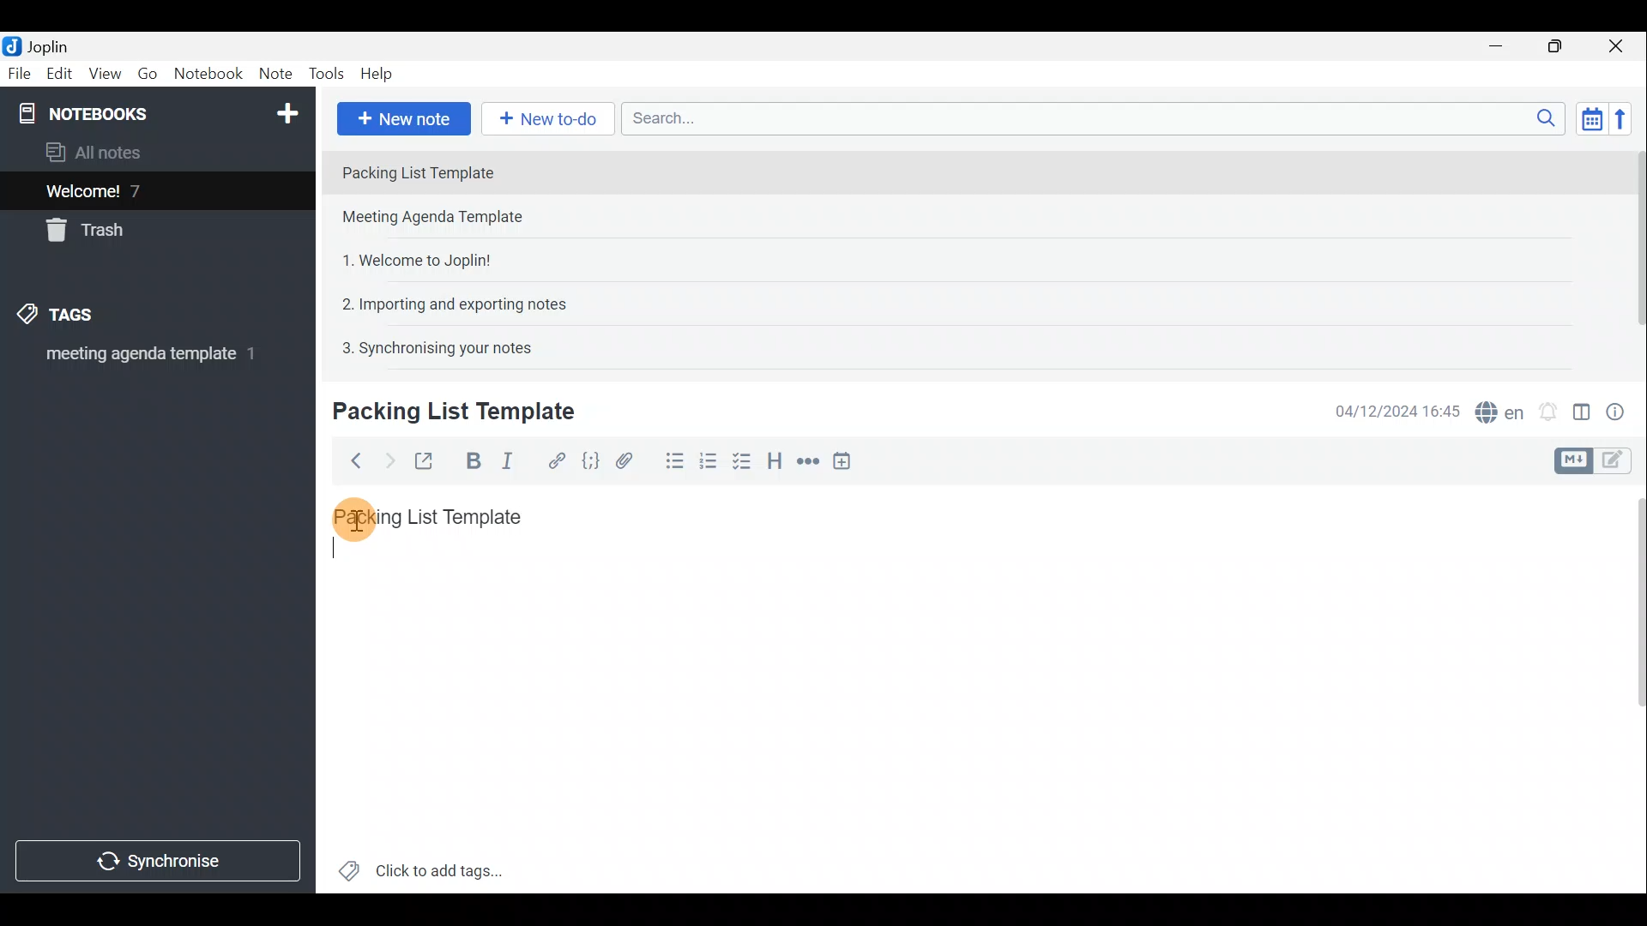  I want to click on Toggle external editing, so click(425, 459).